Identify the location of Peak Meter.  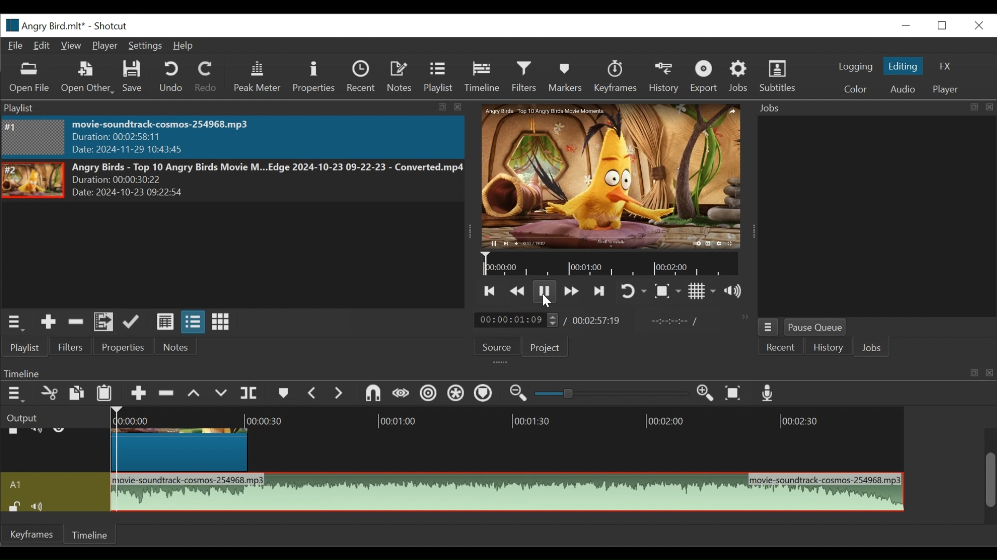
(257, 78).